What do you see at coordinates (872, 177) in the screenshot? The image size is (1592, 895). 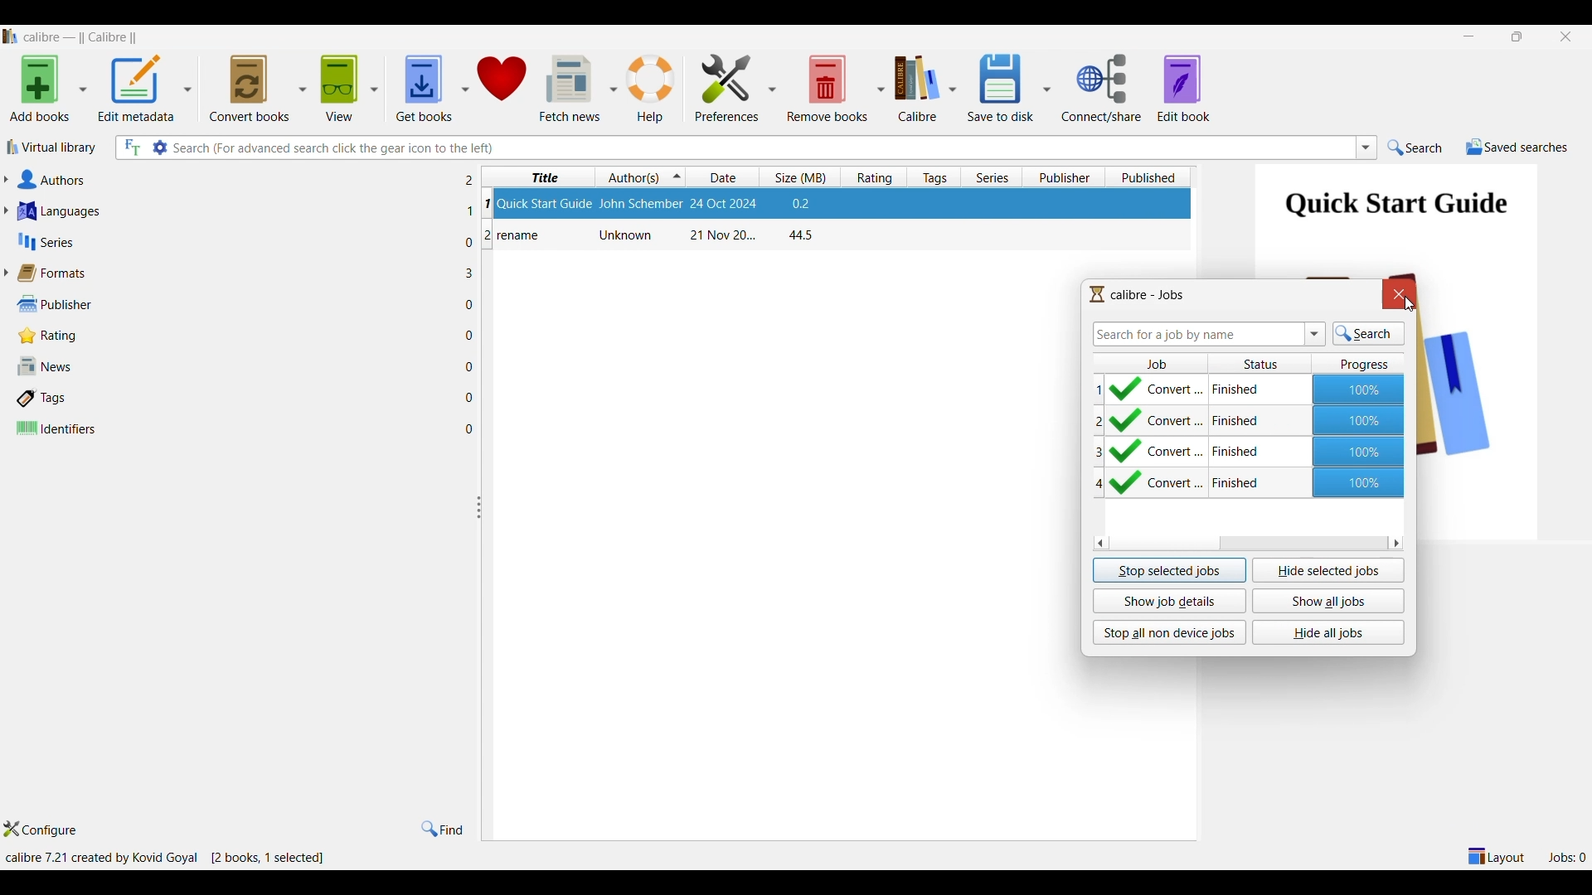 I see `Rating column` at bounding box center [872, 177].